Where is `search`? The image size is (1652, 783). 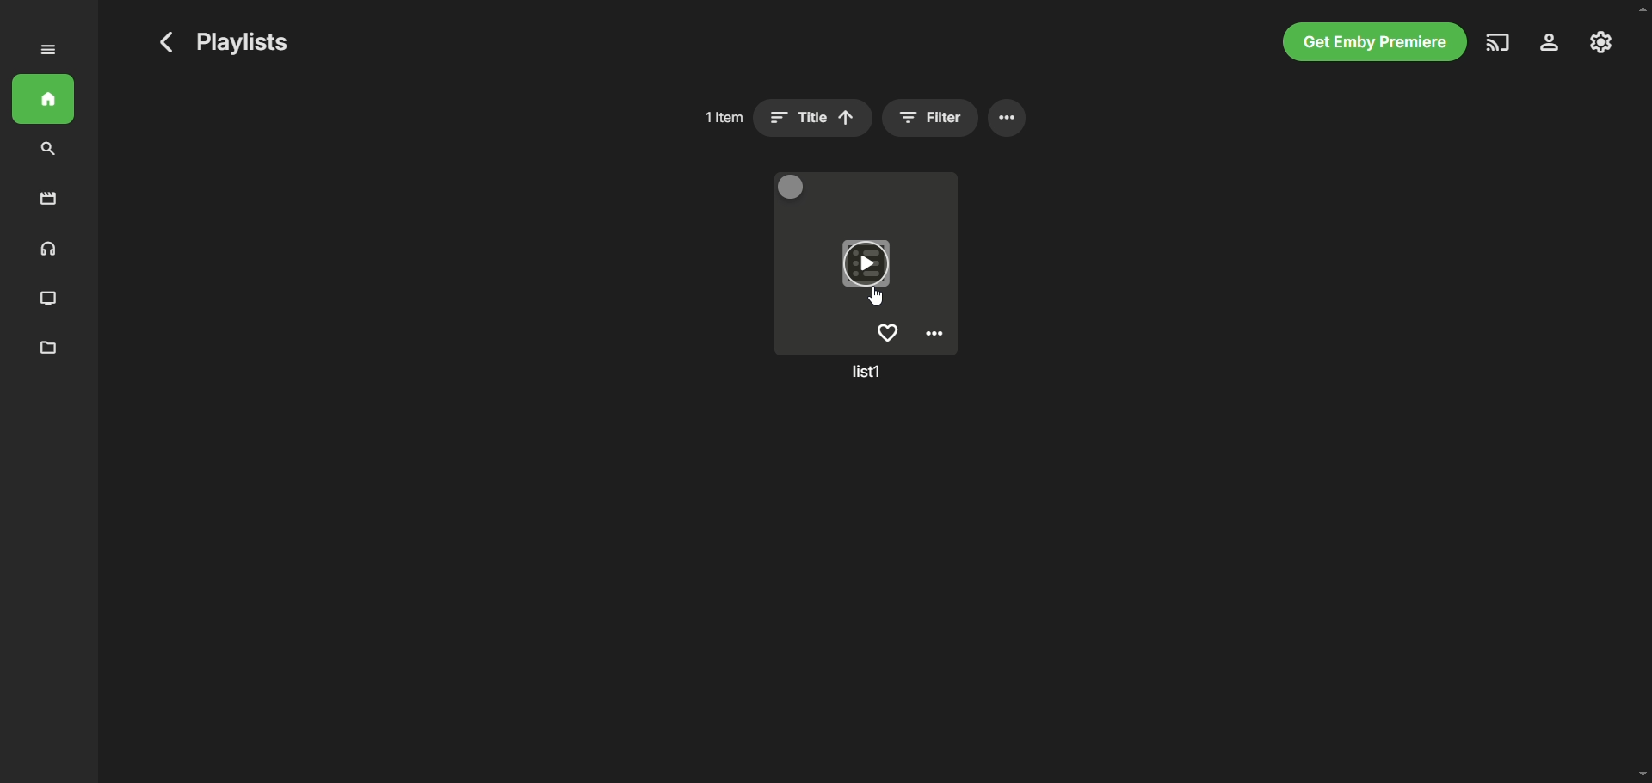 search is located at coordinates (48, 150).